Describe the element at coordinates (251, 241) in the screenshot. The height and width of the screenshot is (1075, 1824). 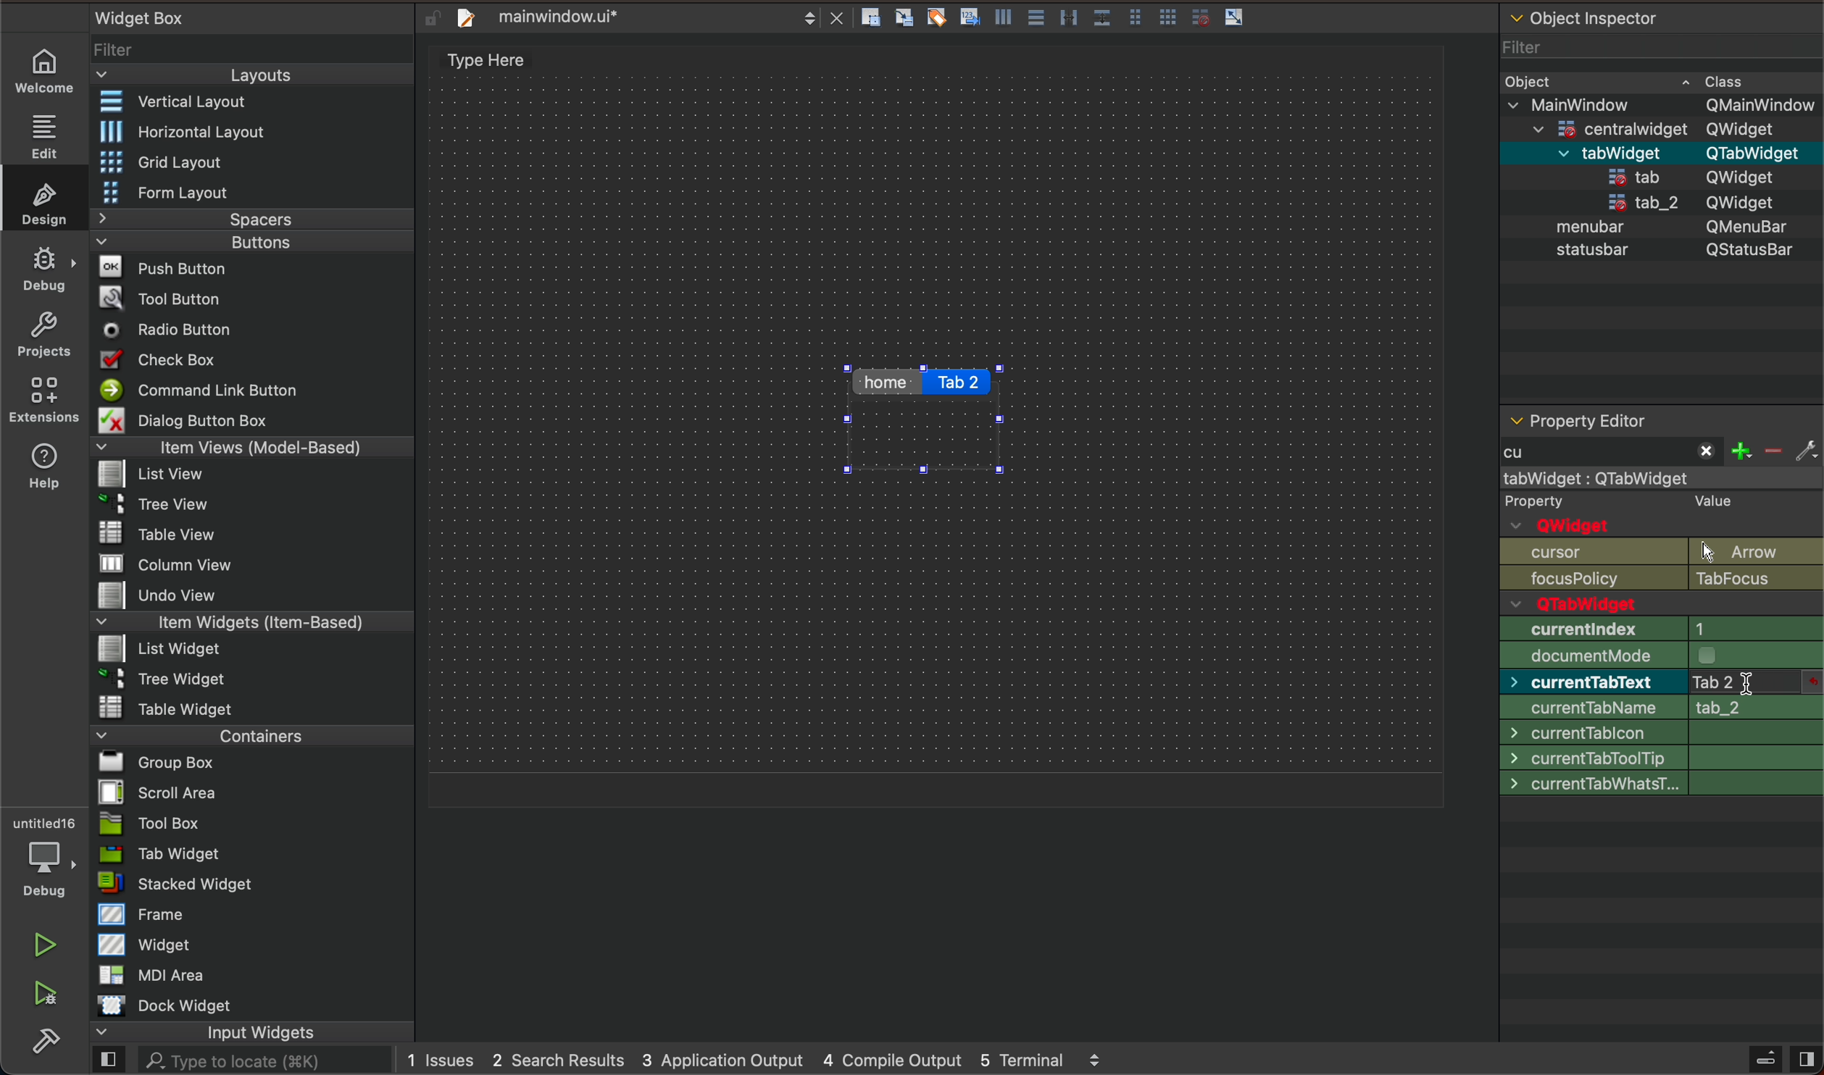
I see `Buttons` at that location.